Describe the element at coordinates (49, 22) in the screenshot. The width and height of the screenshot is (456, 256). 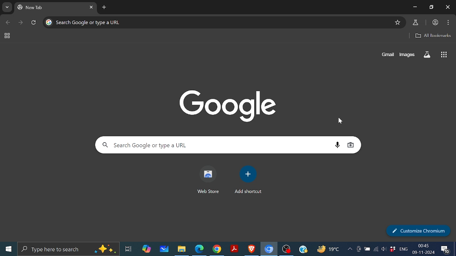
I see `Google logo` at that location.